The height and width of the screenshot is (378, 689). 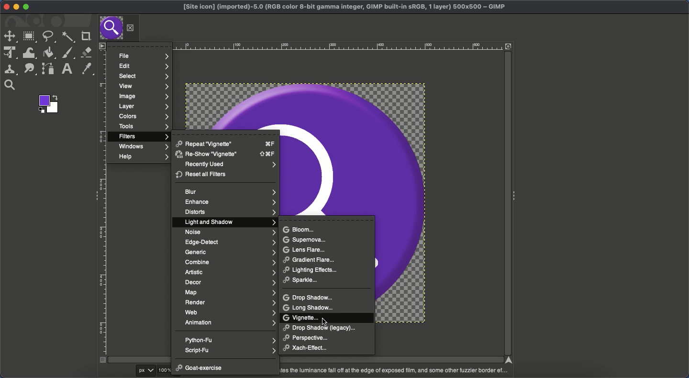 I want to click on Ruler, so click(x=303, y=46).